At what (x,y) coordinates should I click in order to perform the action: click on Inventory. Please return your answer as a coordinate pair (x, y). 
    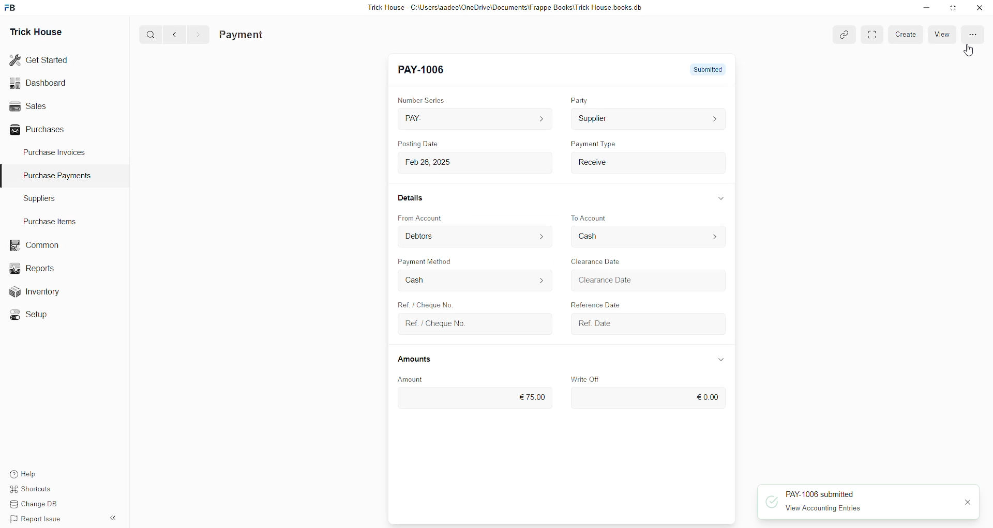
    Looking at the image, I should click on (35, 291).